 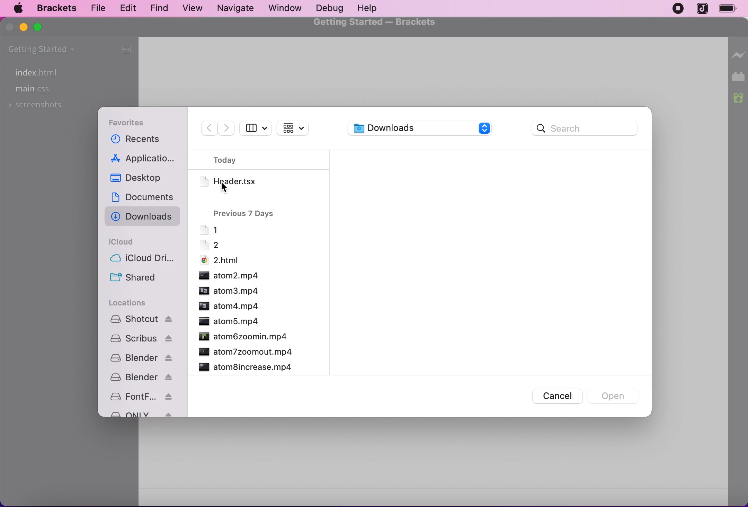 I want to click on cursor, so click(x=225, y=189).